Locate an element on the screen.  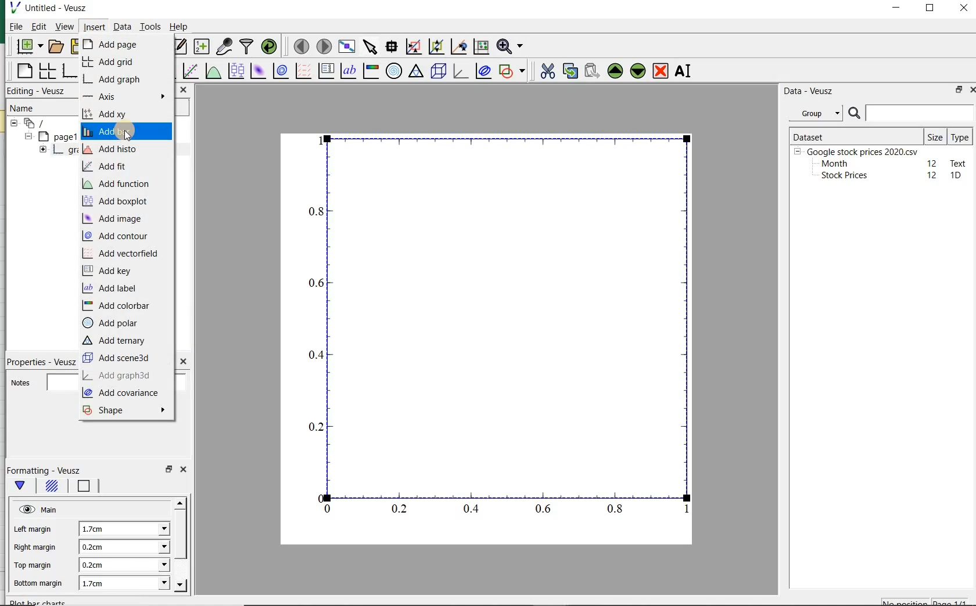
add scene3d is located at coordinates (119, 358).